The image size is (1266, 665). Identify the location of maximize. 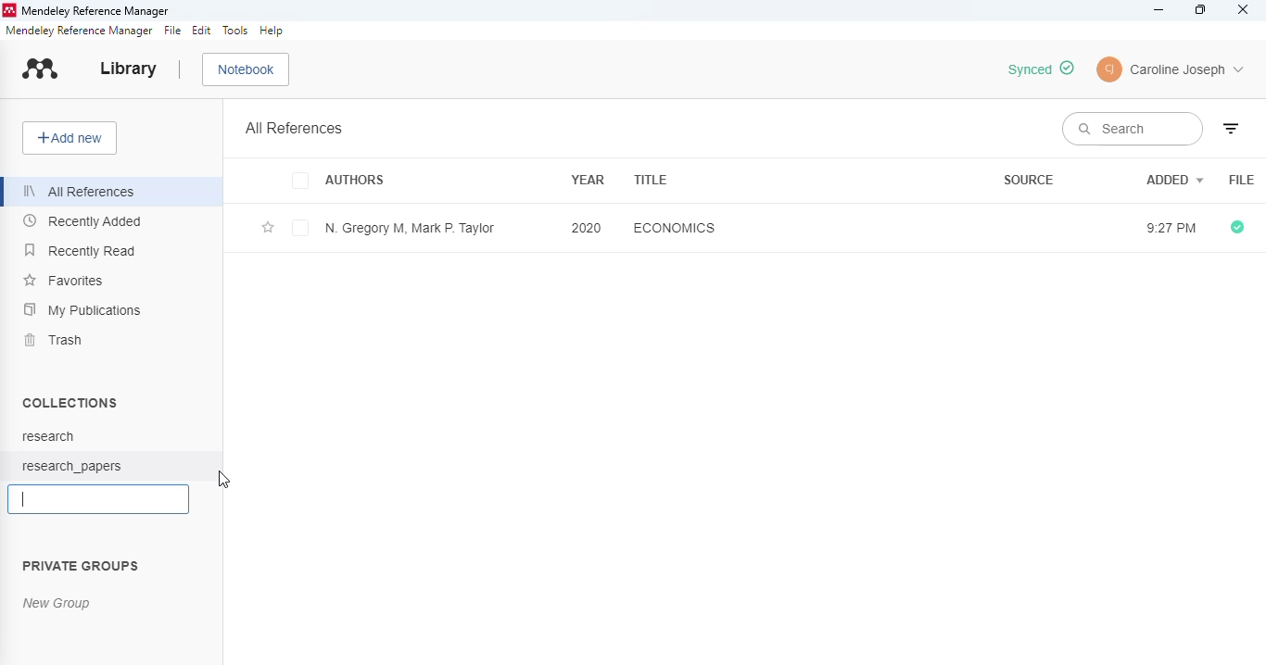
(1201, 10).